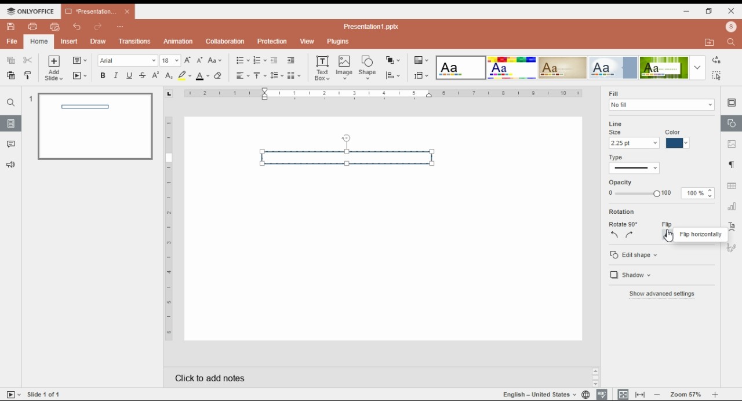 This screenshot has height=401, width=742. I want to click on close, so click(128, 12).